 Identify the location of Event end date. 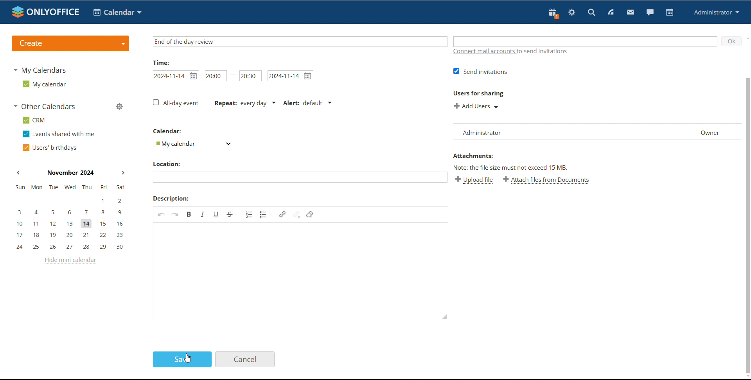
(290, 76).